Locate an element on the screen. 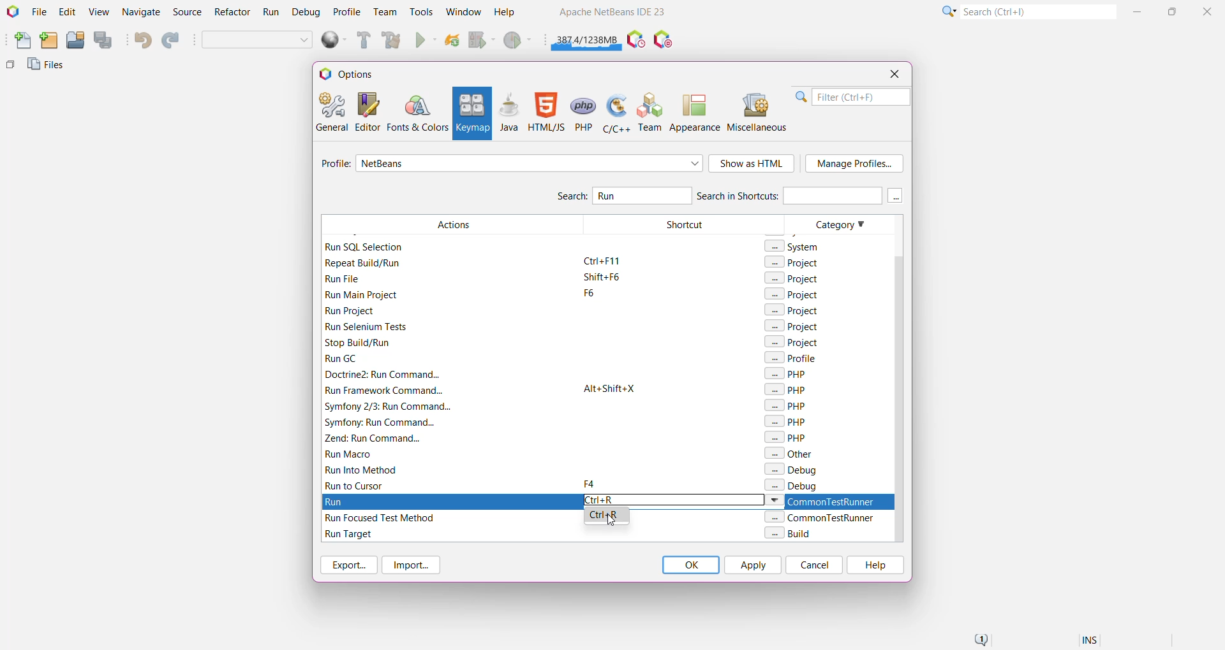 This screenshot has width=1225, height=650. Pause I/O Checks is located at coordinates (664, 40).